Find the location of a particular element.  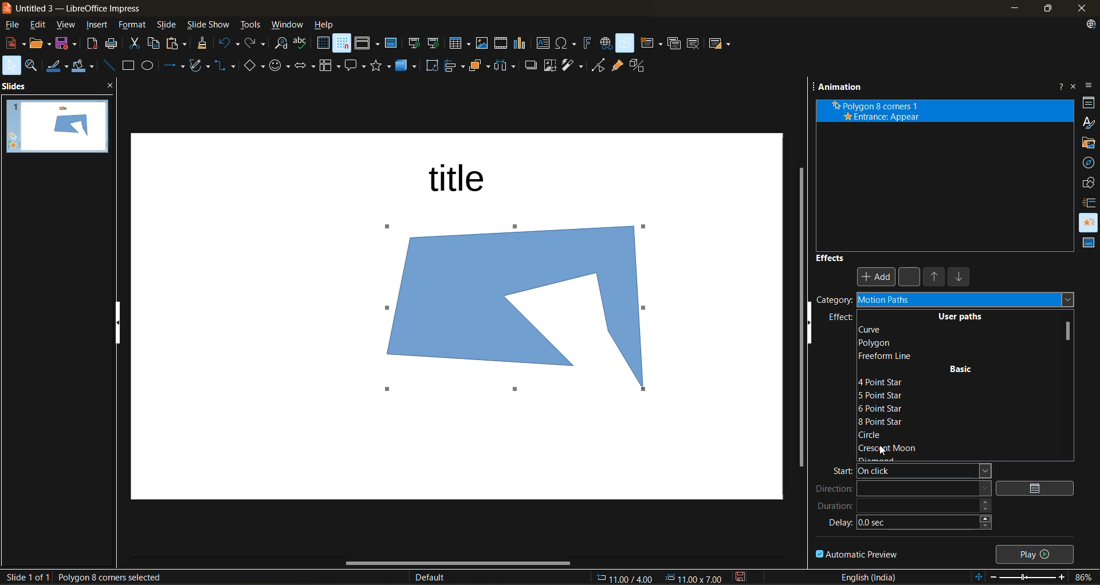

slide details is located at coordinates (27, 578).